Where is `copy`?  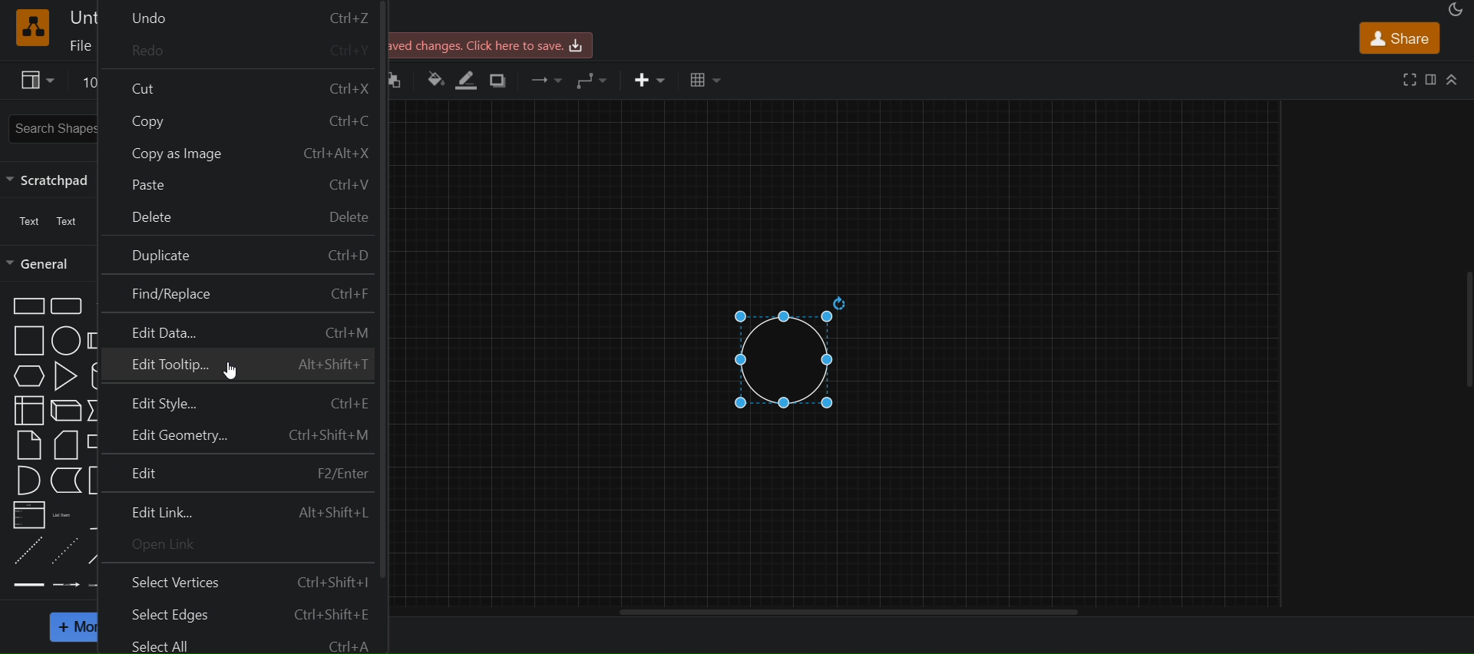
copy is located at coordinates (242, 117).